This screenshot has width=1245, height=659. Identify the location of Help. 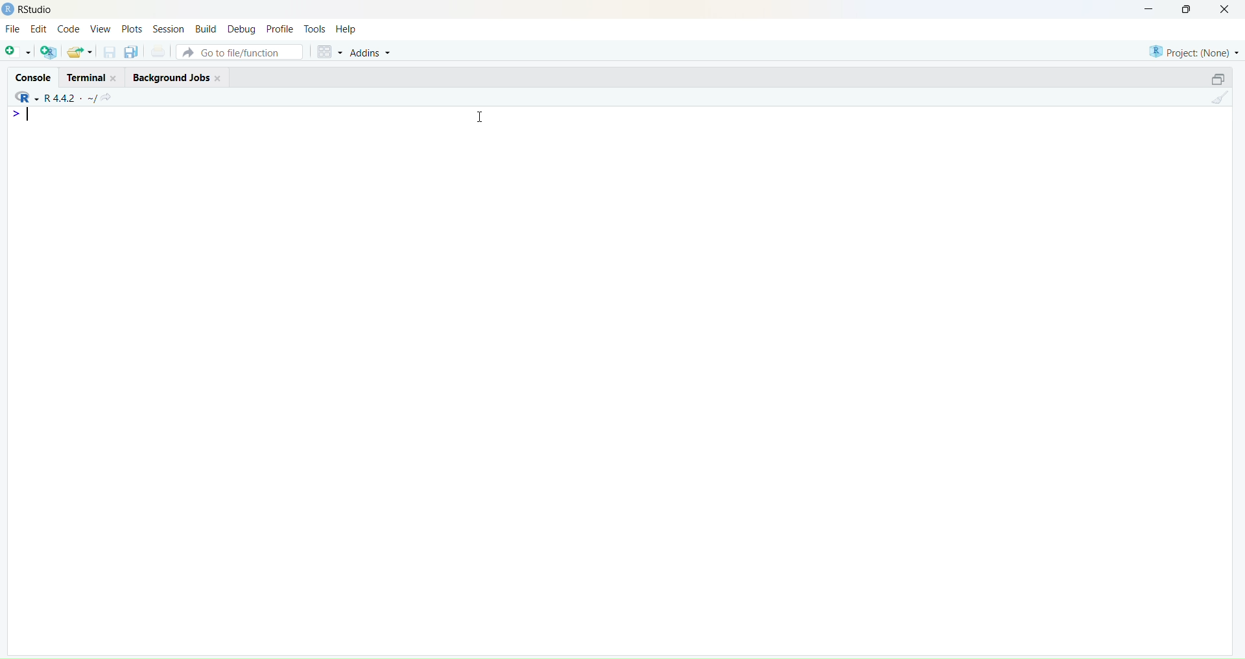
(346, 29).